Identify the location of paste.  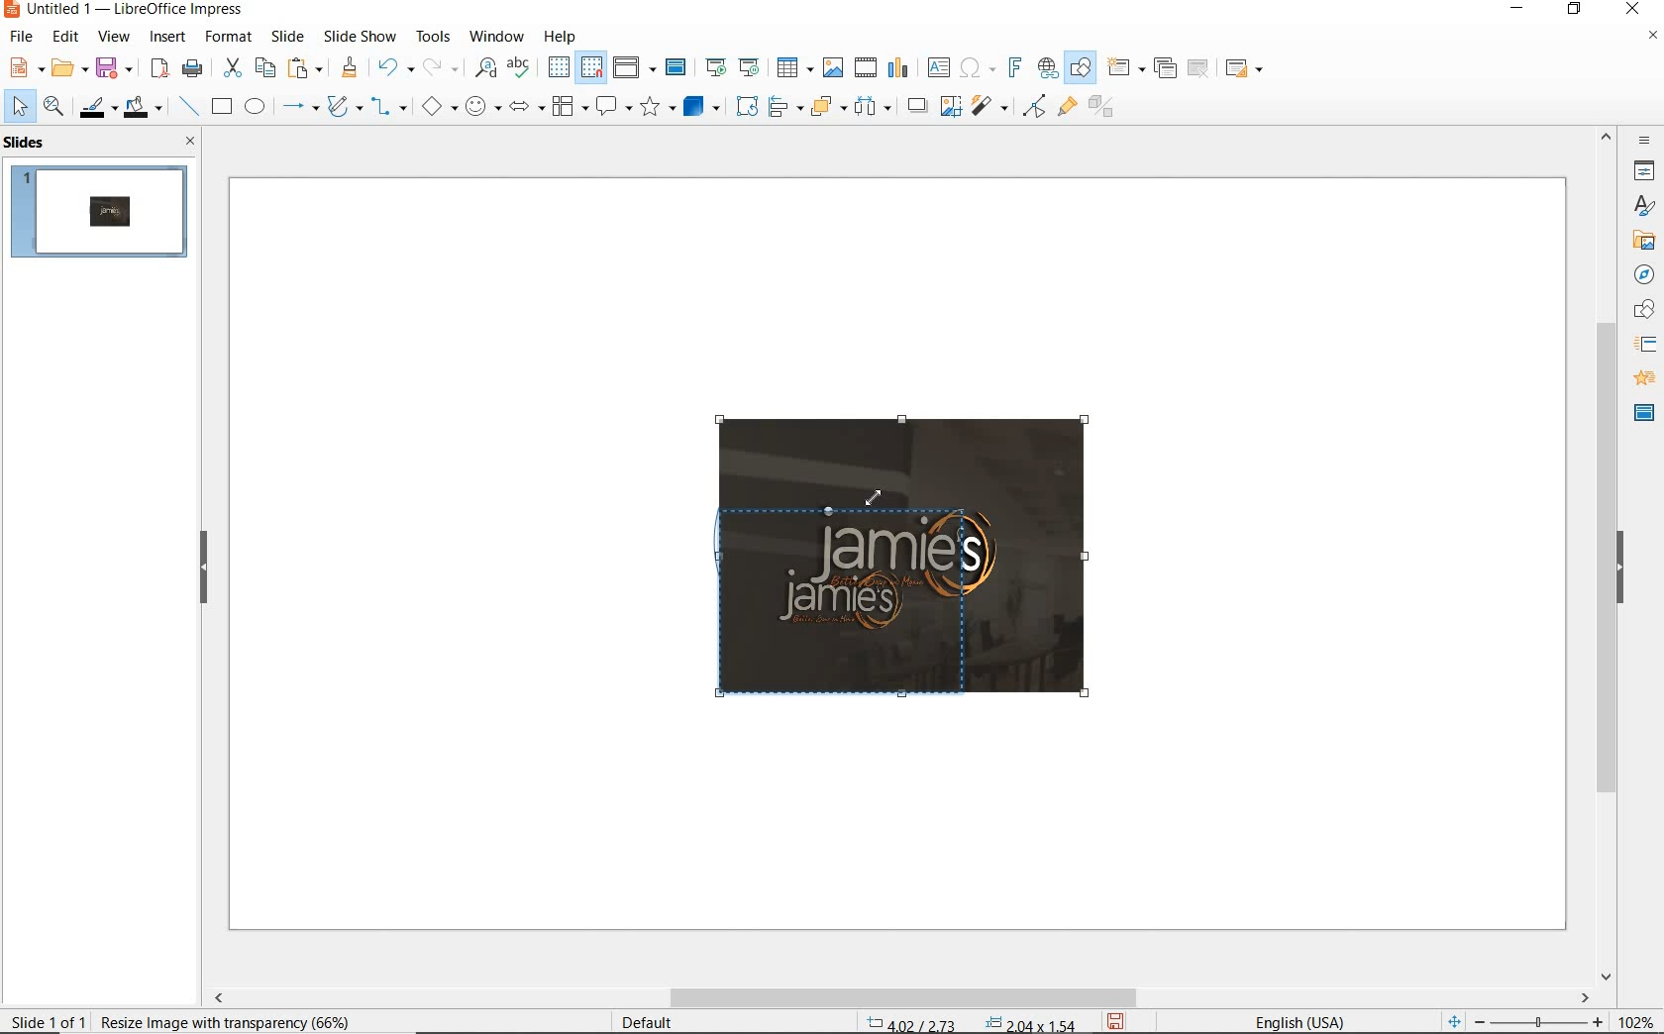
(306, 68).